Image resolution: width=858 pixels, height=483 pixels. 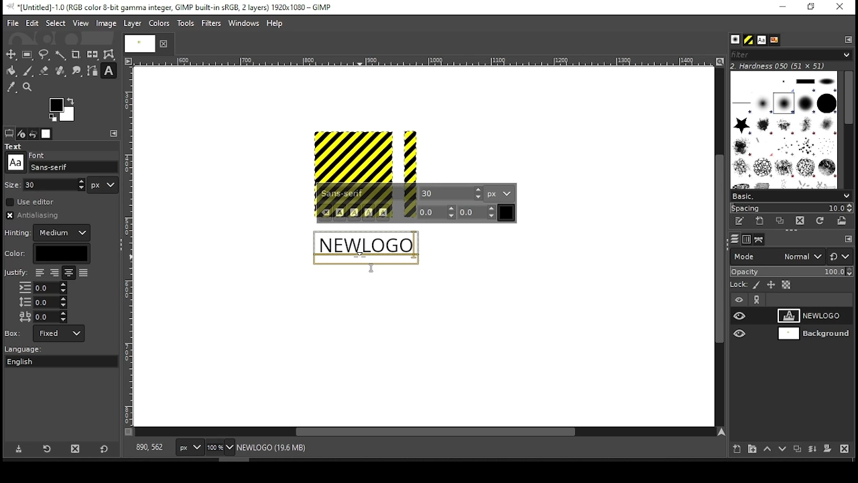 I want to click on opacity, so click(x=790, y=273).